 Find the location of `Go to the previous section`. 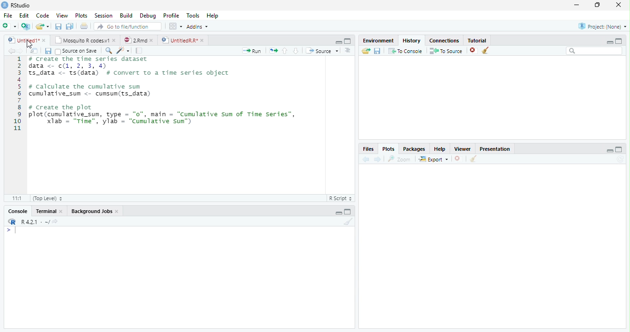

Go to the previous section is located at coordinates (285, 51).